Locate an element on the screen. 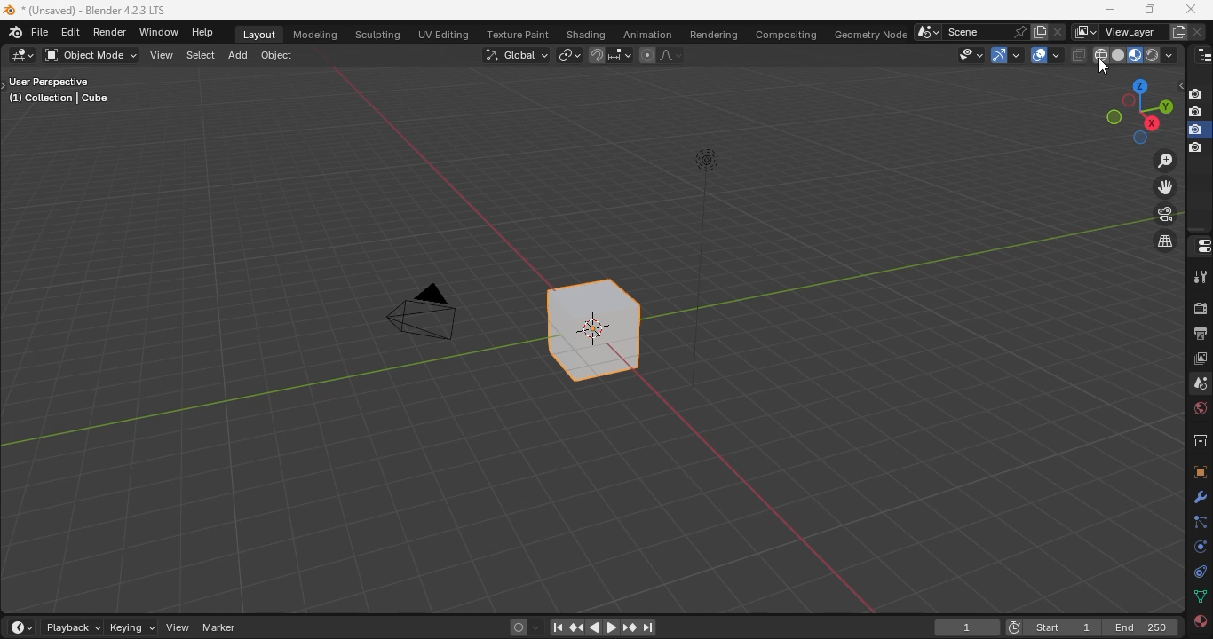 The image size is (1213, 639). object is located at coordinates (279, 55).